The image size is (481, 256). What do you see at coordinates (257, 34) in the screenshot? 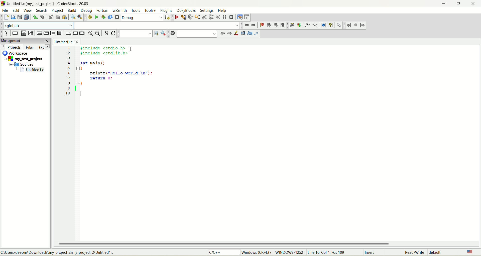
I see `regex` at bounding box center [257, 34].